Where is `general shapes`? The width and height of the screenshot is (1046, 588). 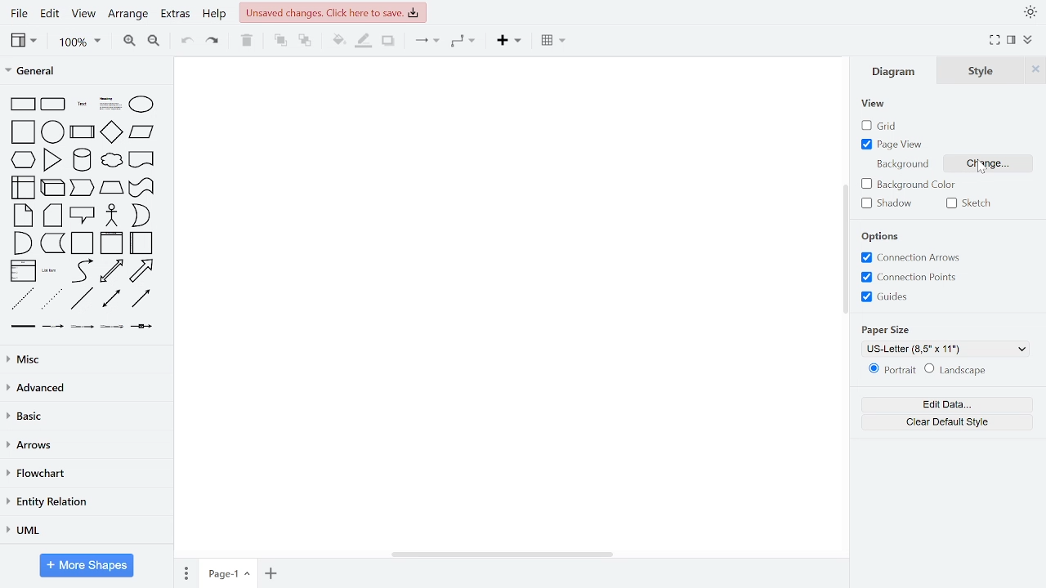
general shapes is located at coordinates (110, 186).